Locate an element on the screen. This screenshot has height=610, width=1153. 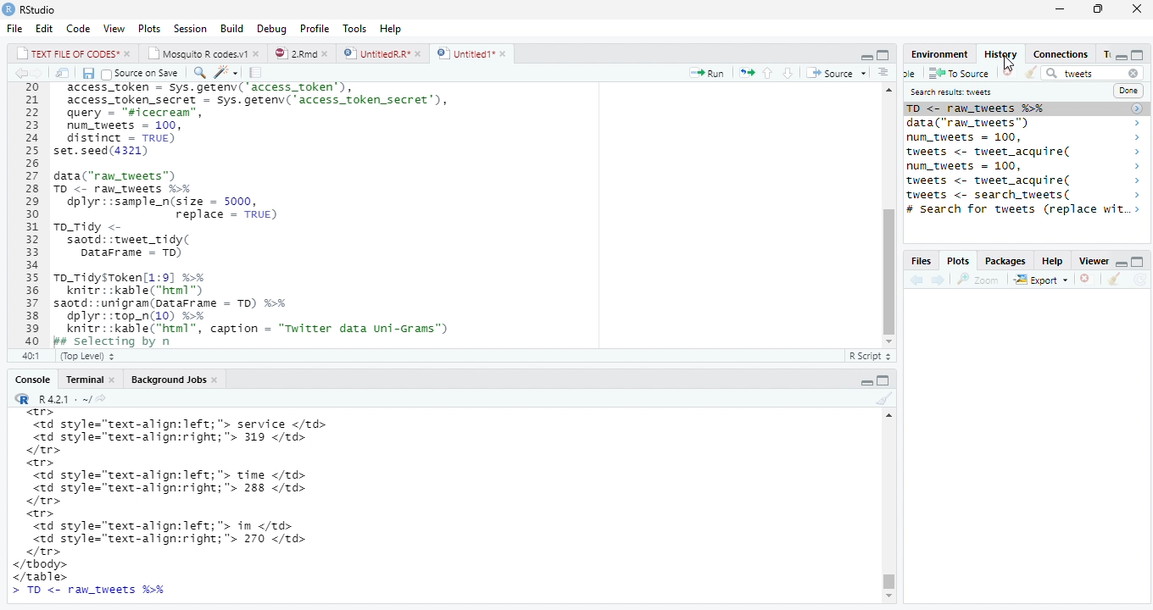
View is located at coordinates (114, 27).